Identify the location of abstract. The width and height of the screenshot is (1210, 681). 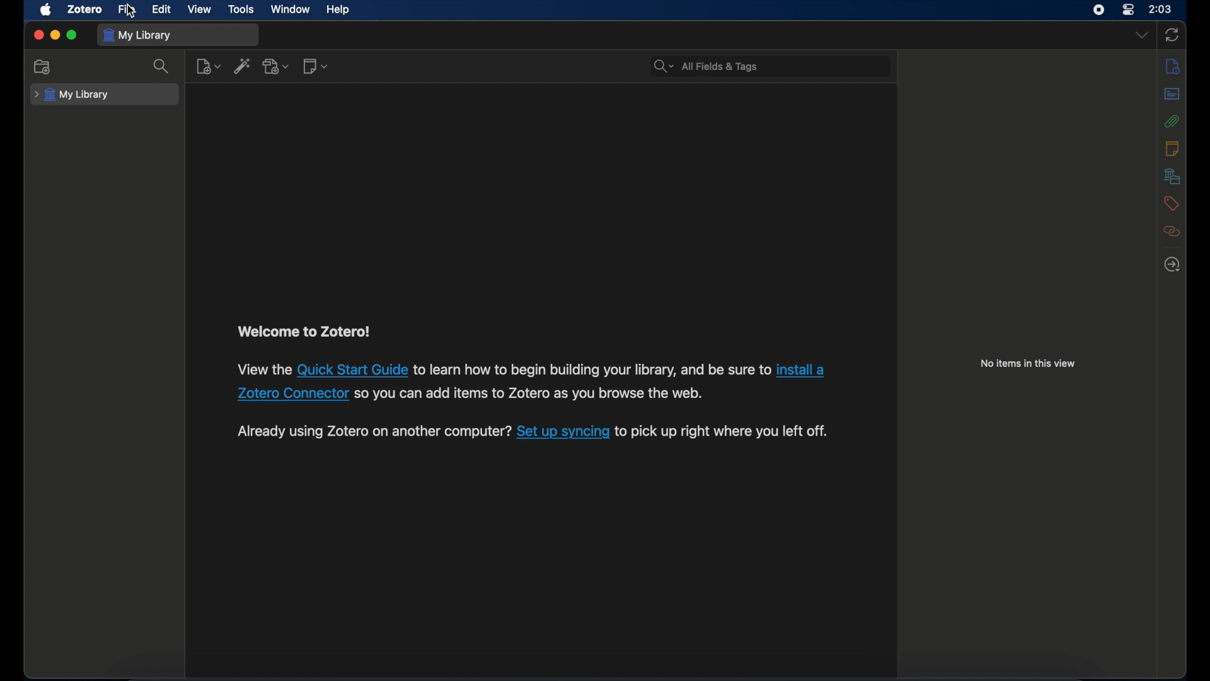
(1172, 94).